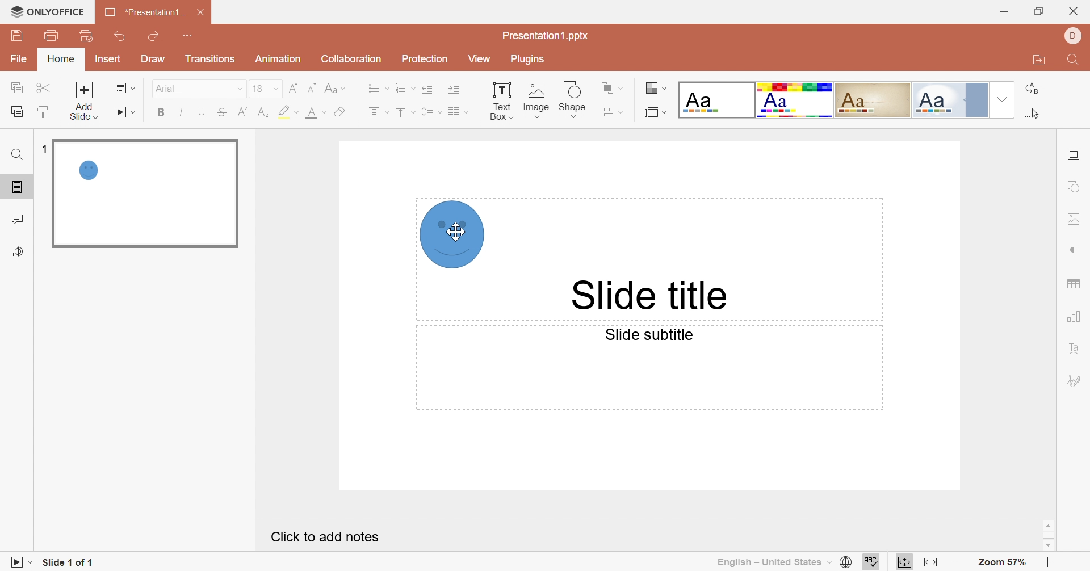 The image size is (1090, 571). What do you see at coordinates (209, 61) in the screenshot?
I see `Transitions` at bounding box center [209, 61].